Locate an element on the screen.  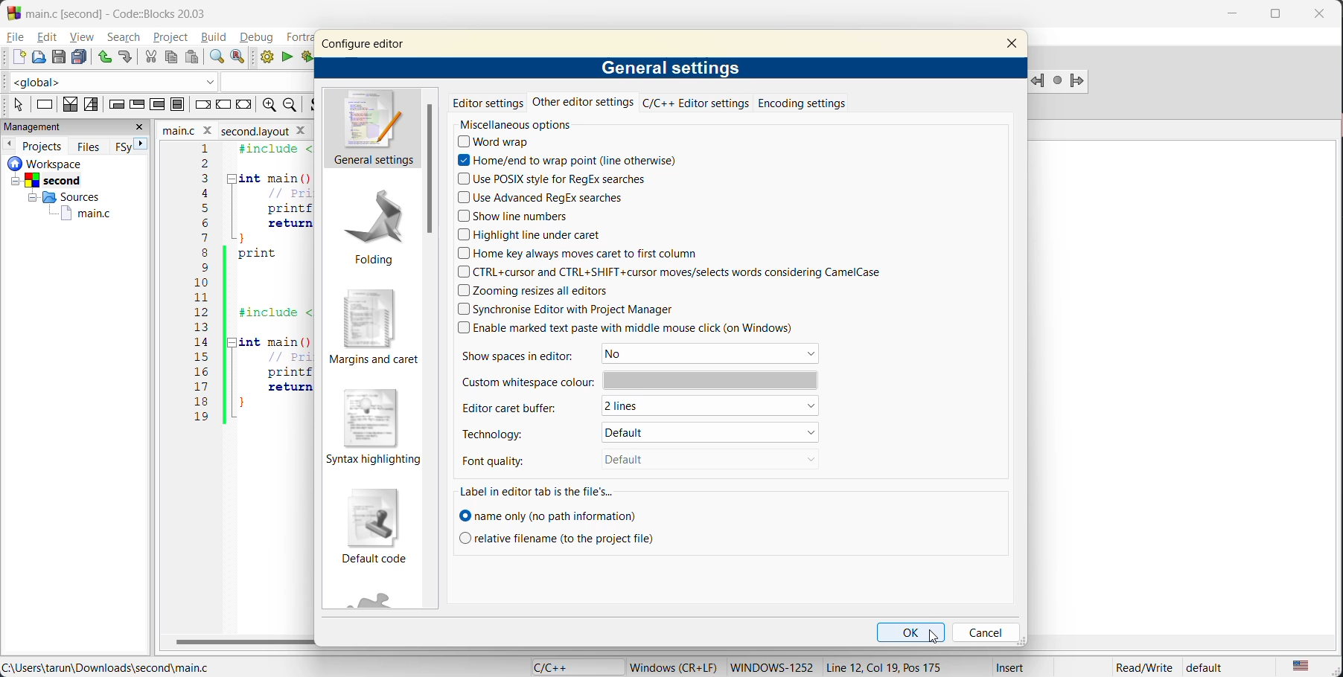
debug is located at coordinates (260, 38).